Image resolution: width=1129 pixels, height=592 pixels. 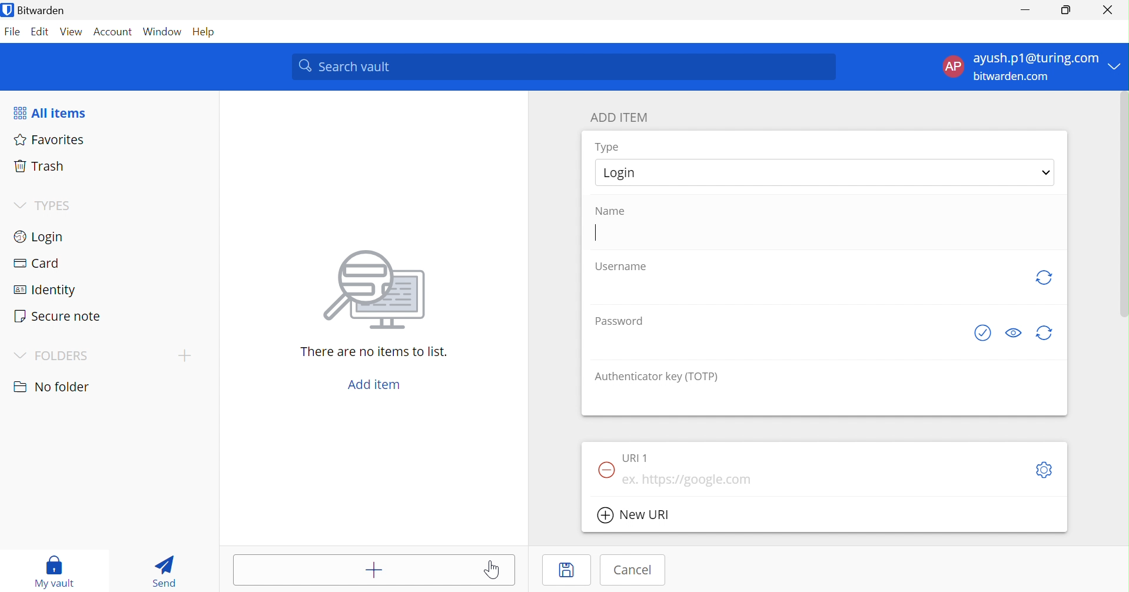 I want to click on Bitwarden, so click(x=36, y=10).